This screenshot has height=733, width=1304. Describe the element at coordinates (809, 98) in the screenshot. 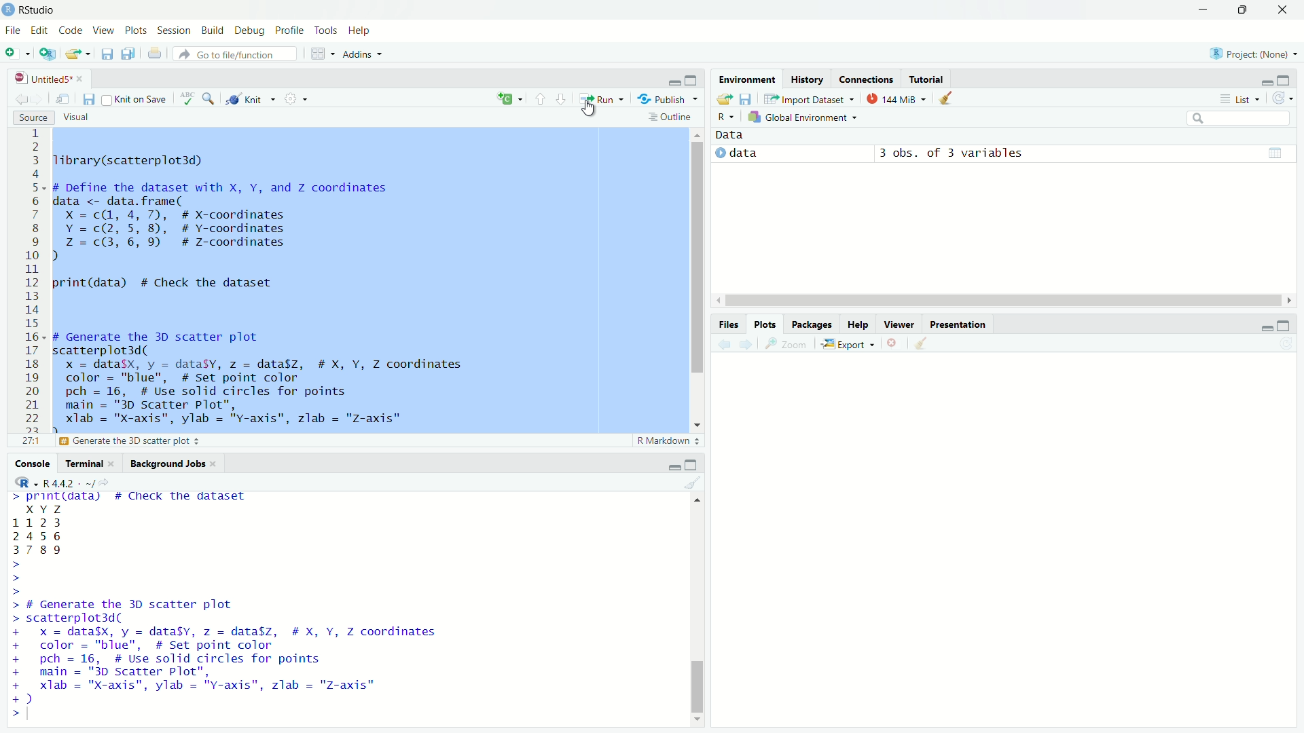

I see `import dataset` at that location.